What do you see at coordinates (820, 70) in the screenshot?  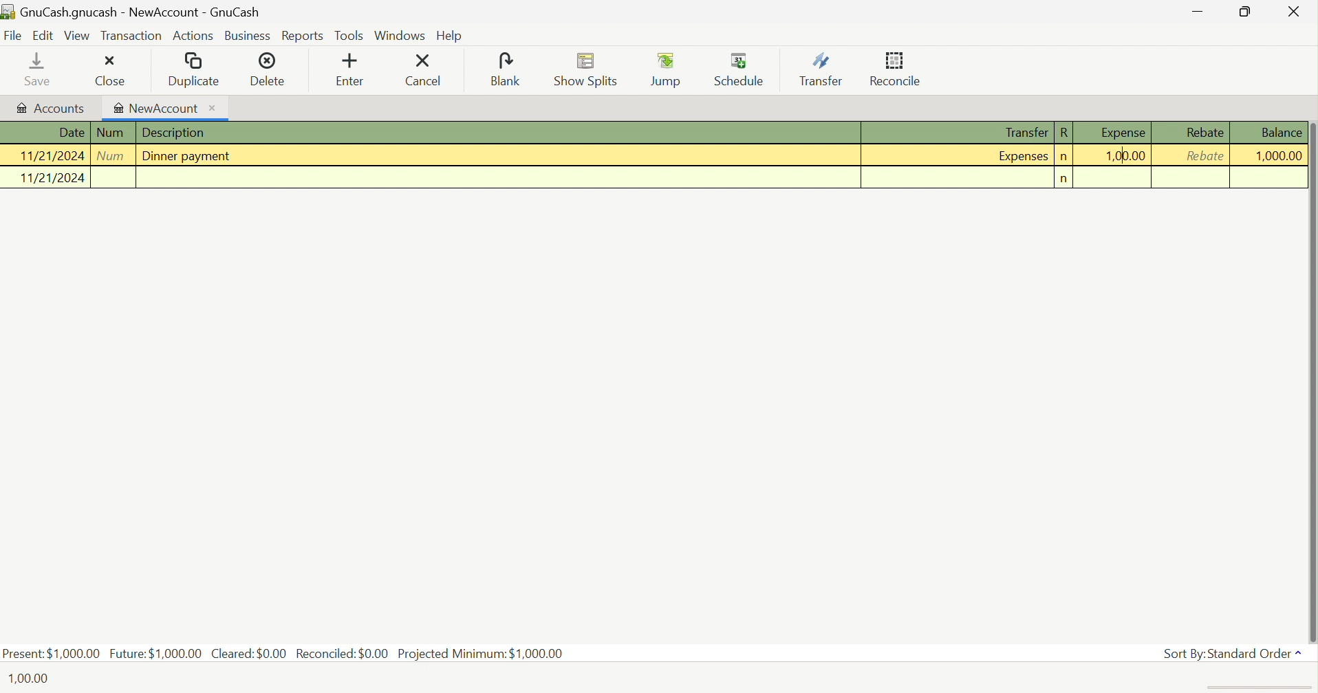 I see `Transfer` at bounding box center [820, 70].